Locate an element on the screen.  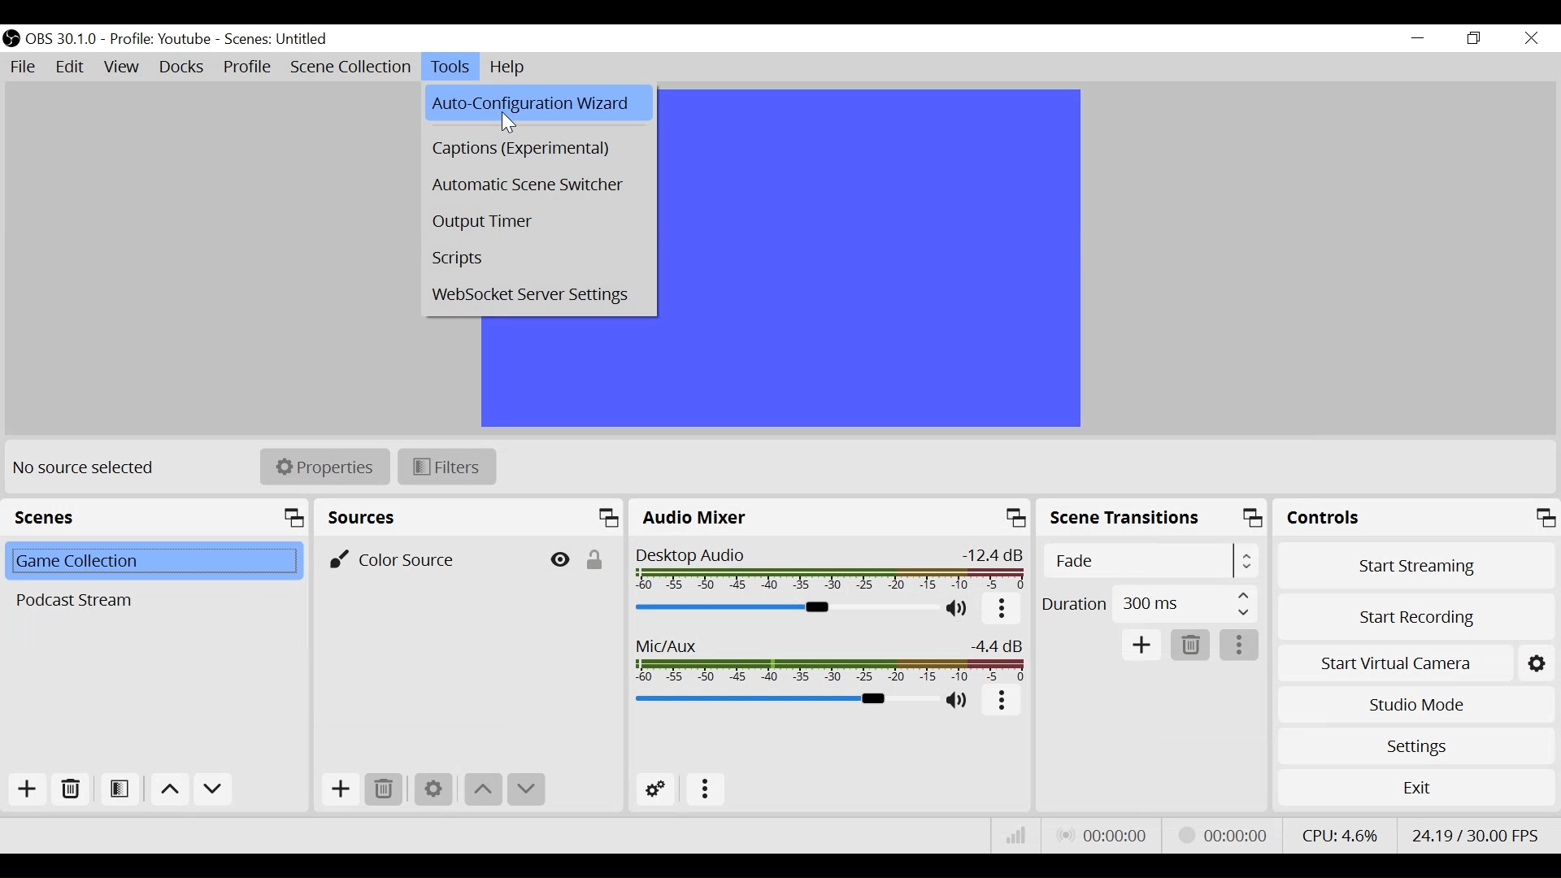
Add is located at coordinates (27, 789).